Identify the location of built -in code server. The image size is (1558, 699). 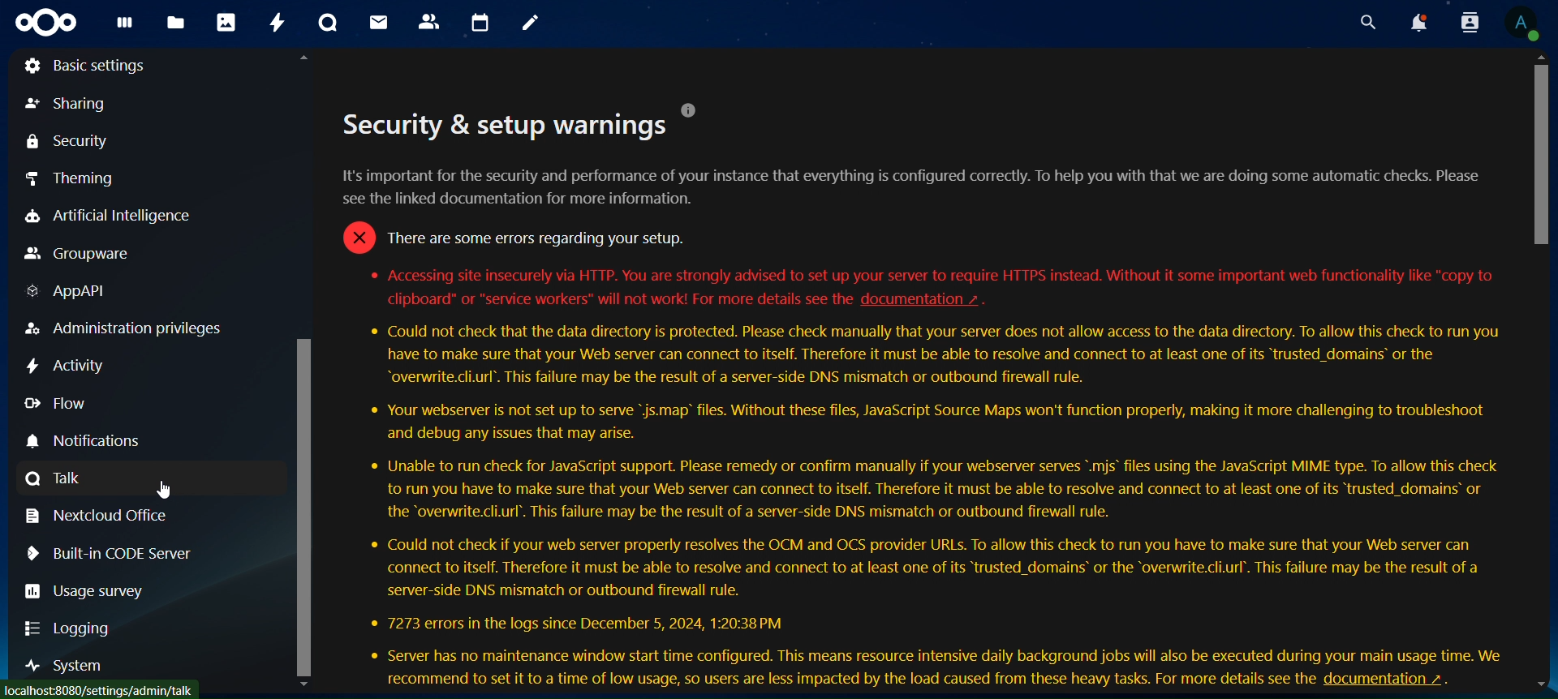
(130, 555).